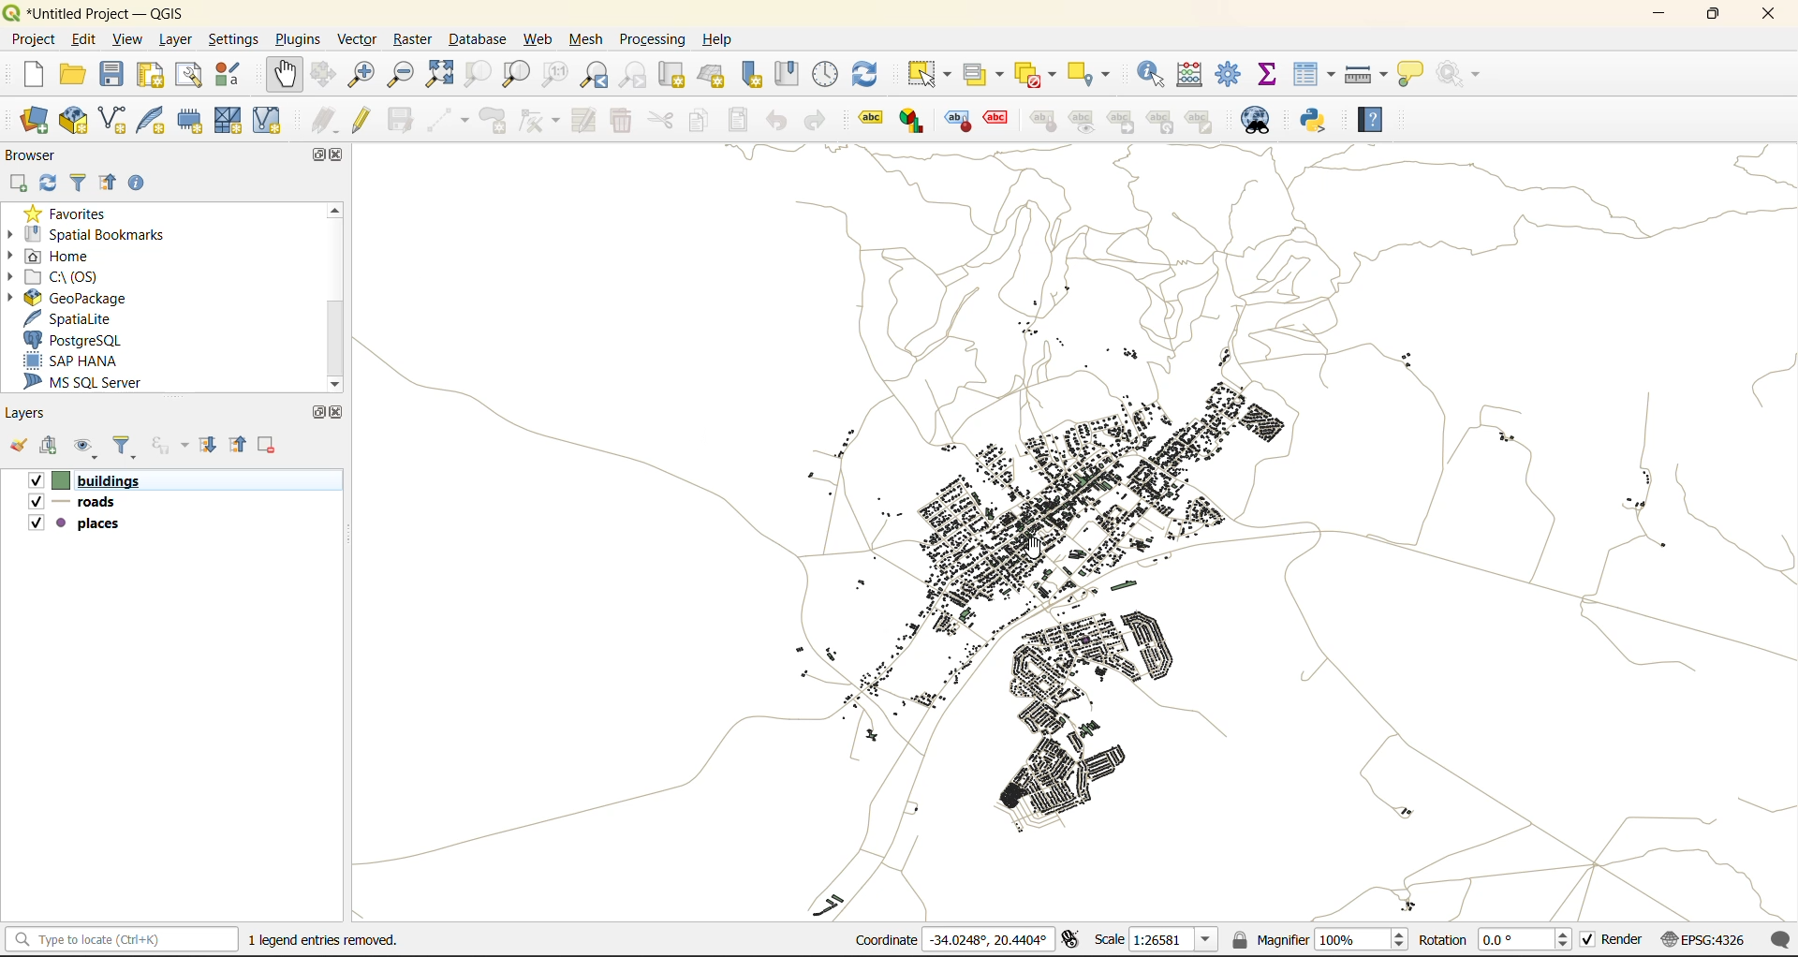  What do you see at coordinates (355, 38) in the screenshot?
I see `vector` at bounding box center [355, 38].